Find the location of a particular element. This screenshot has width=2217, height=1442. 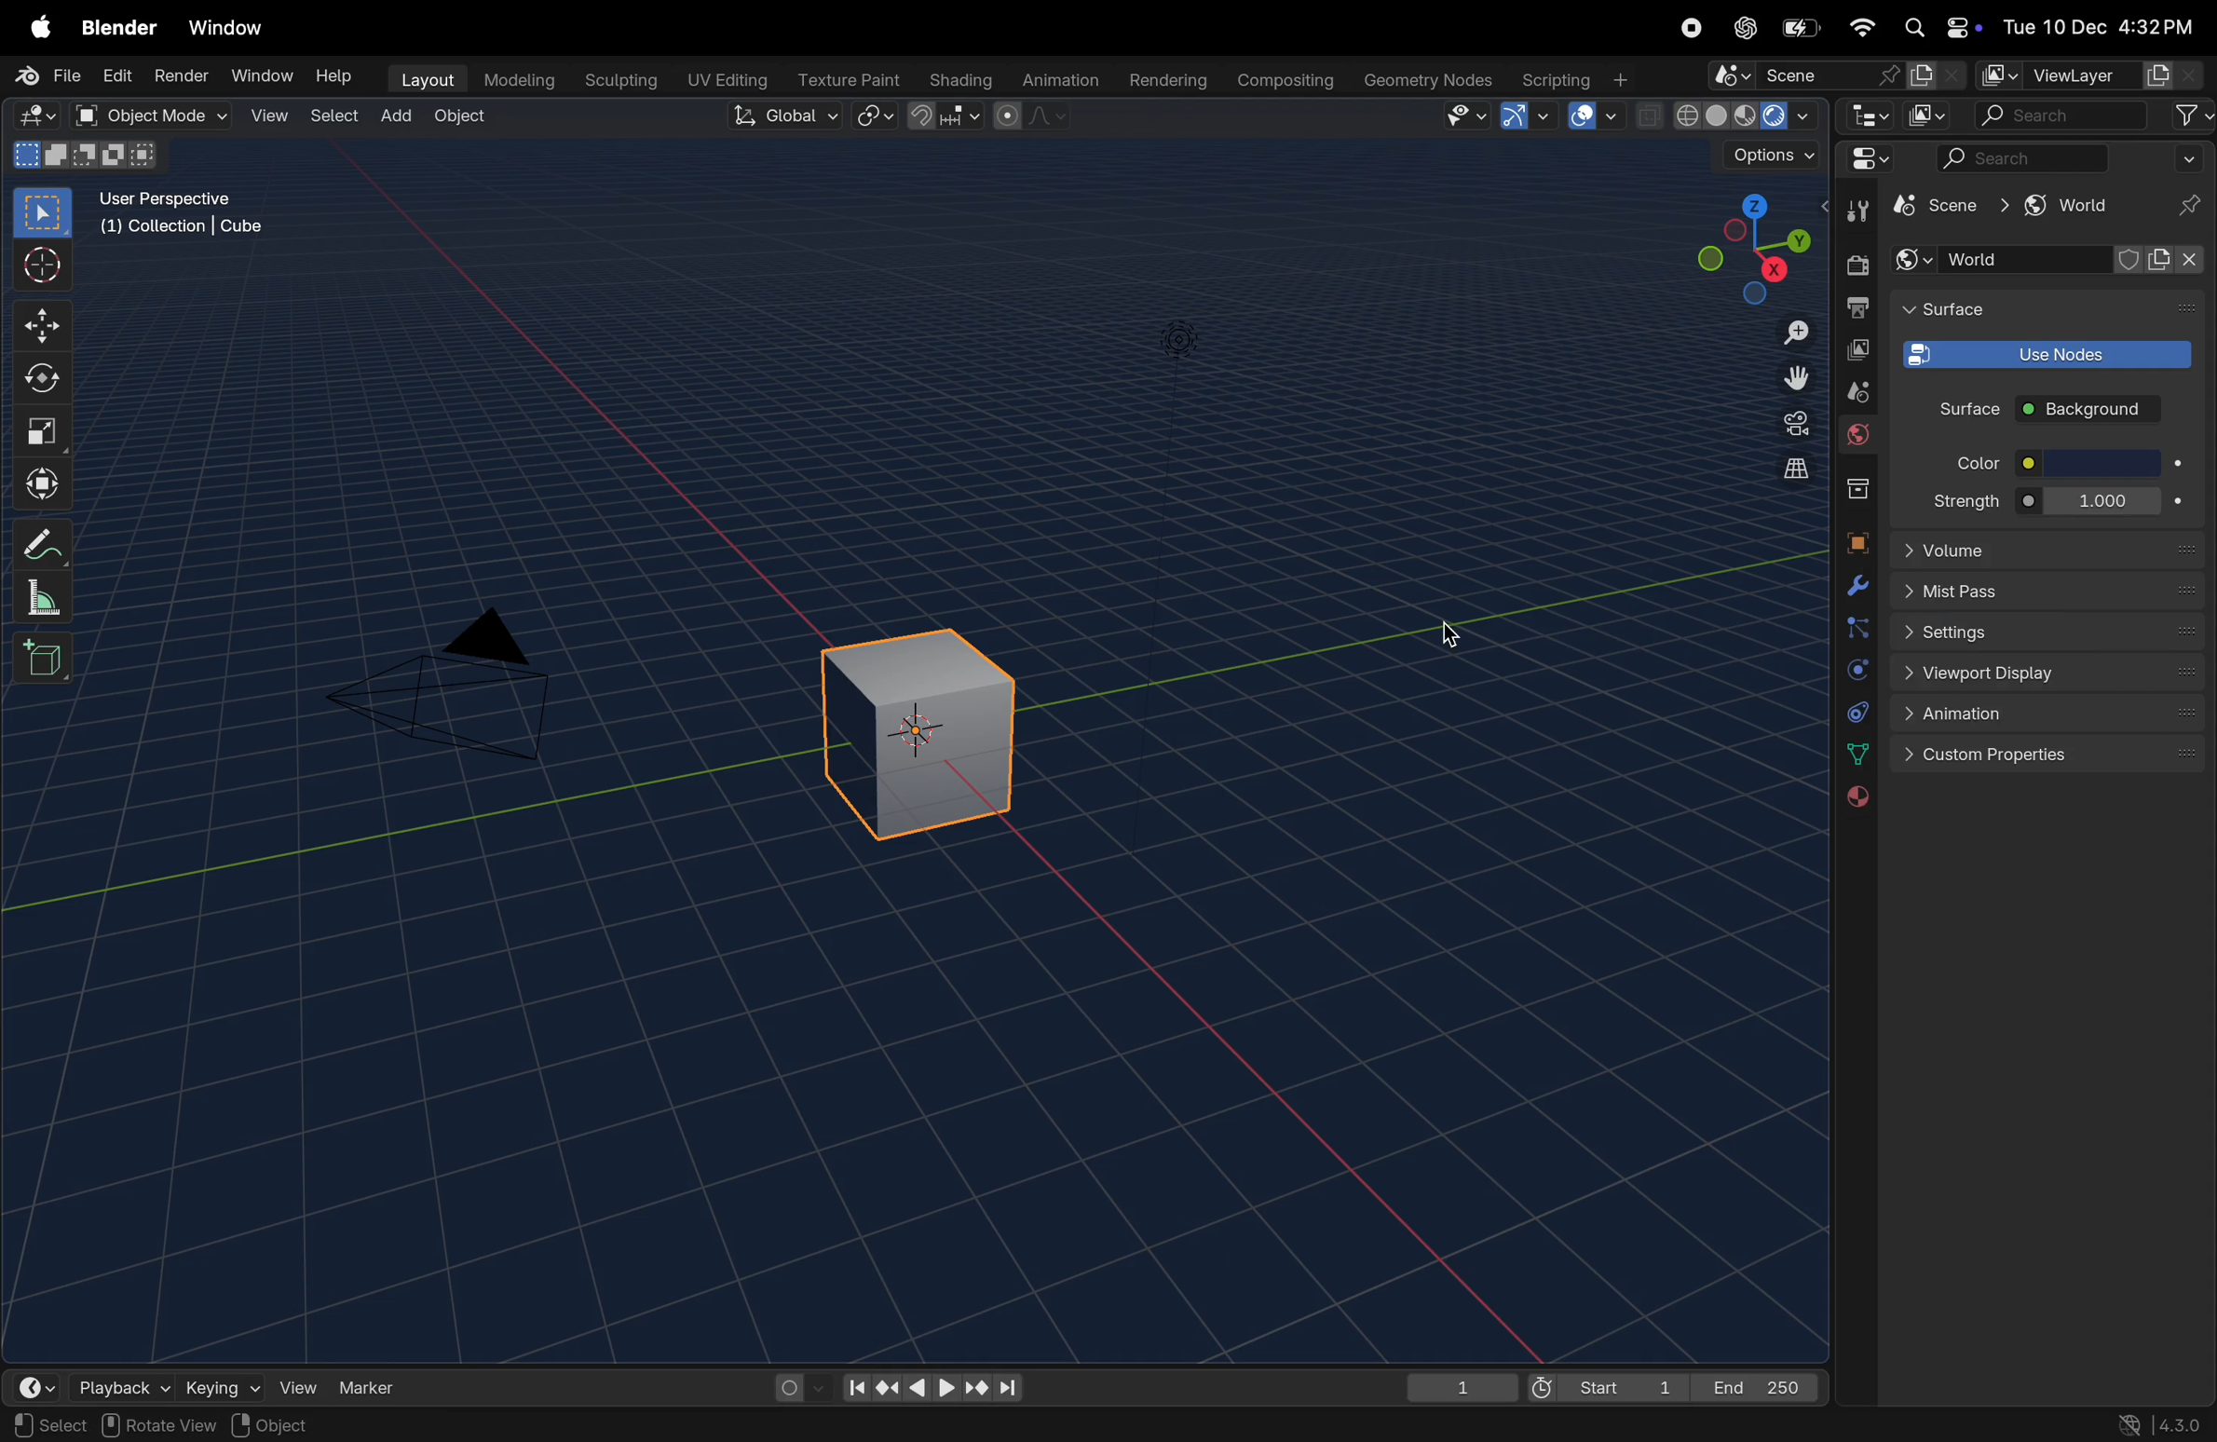

trasnform pviot is located at coordinates (877, 116).